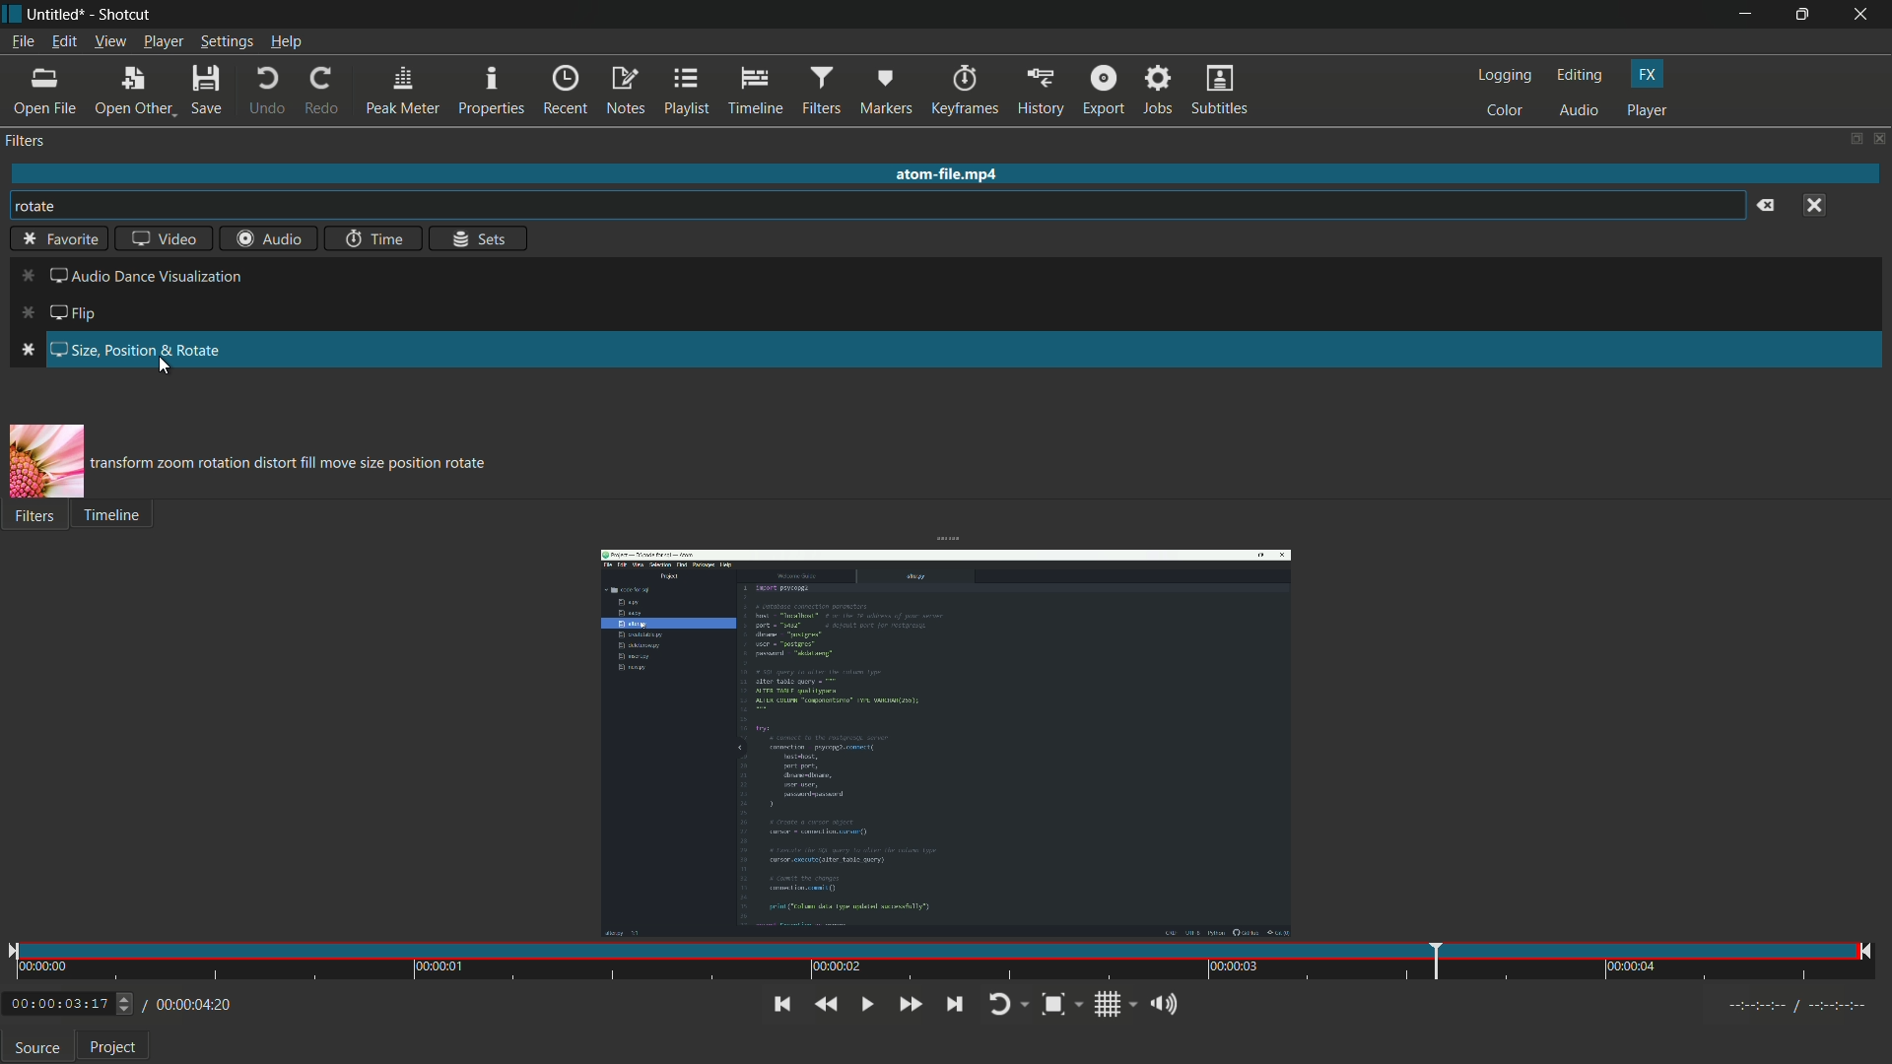 The height and width of the screenshot is (1064, 1892). Describe the element at coordinates (1223, 91) in the screenshot. I see `subtitles` at that location.